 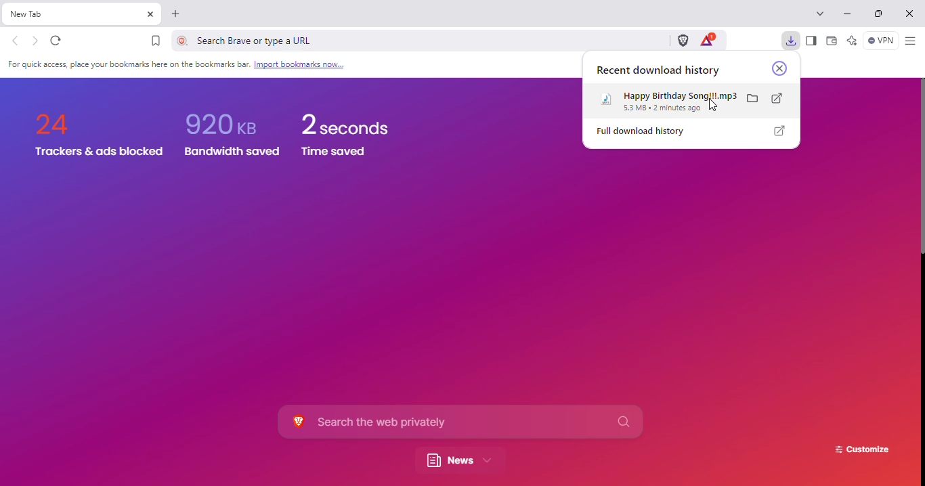 I want to click on Link, so click(x=299, y=64).